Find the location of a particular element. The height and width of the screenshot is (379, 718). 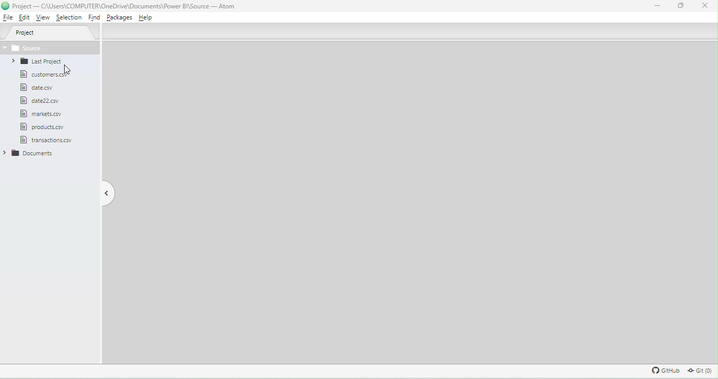

File is located at coordinates (50, 140).